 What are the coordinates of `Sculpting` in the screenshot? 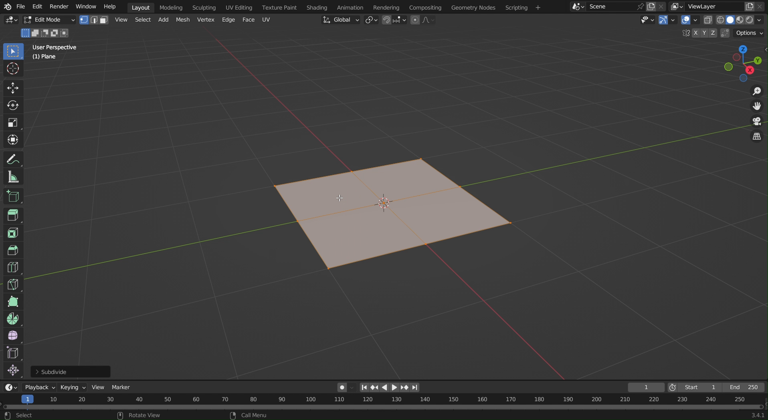 It's located at (204, 7).